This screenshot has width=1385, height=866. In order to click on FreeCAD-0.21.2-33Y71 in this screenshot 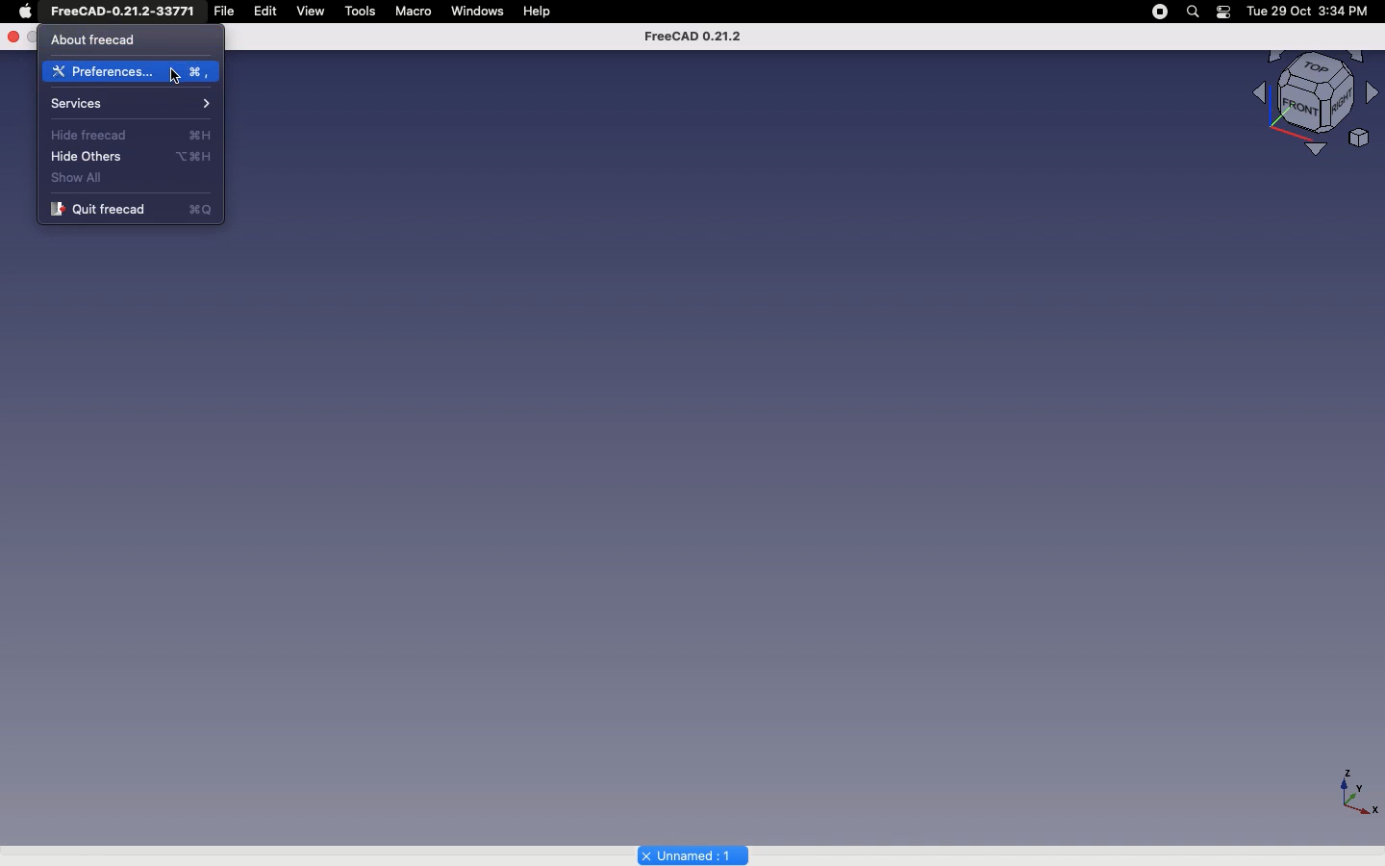, I will do `click(126, 13)`.